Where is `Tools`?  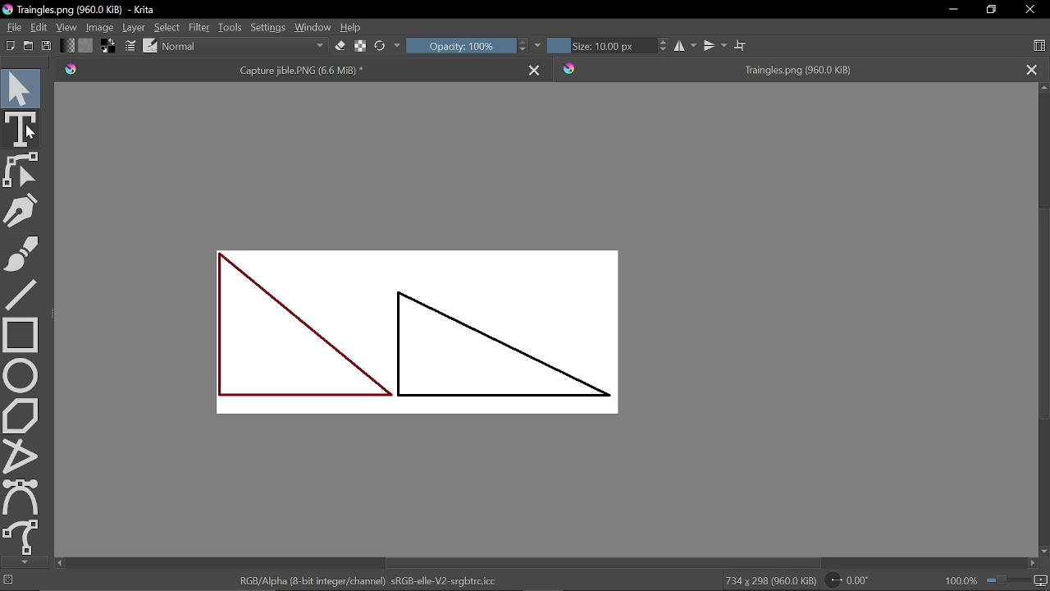 Tools is located at coordinates (229, 29).